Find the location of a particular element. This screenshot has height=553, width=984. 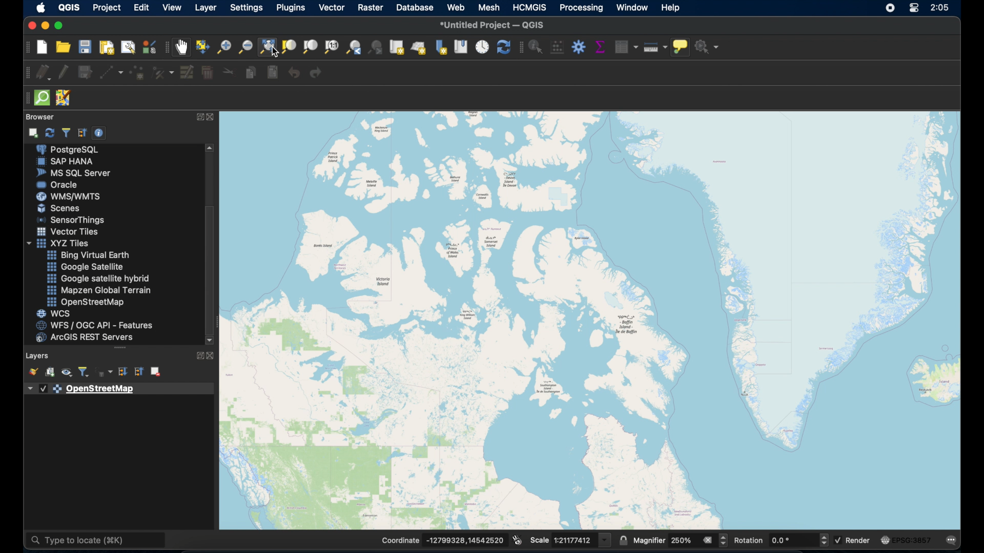

bing virtual earth is located at coordinates (87, 255).